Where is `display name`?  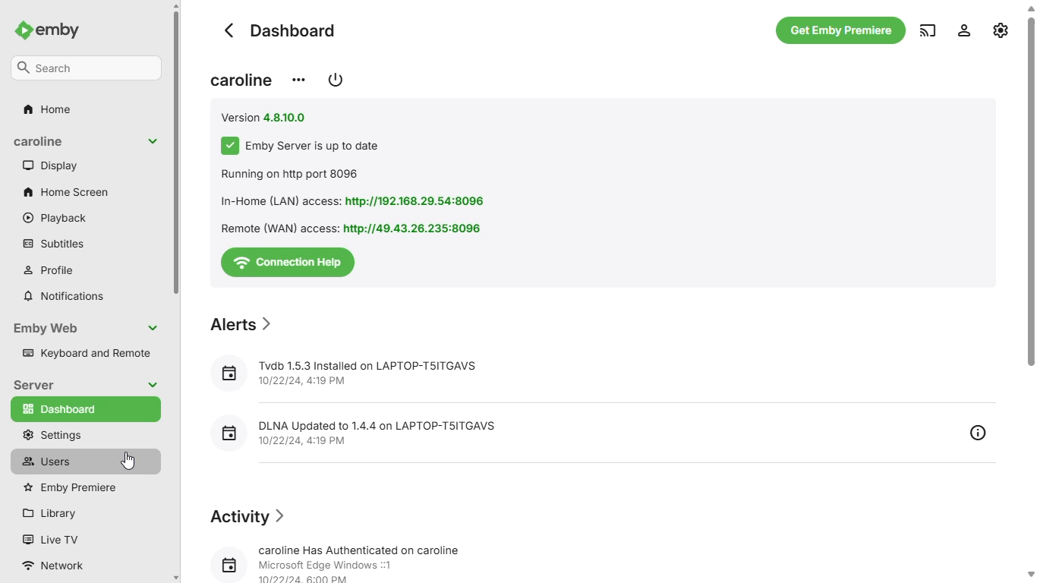 display name is located at coordinates (87, 141).